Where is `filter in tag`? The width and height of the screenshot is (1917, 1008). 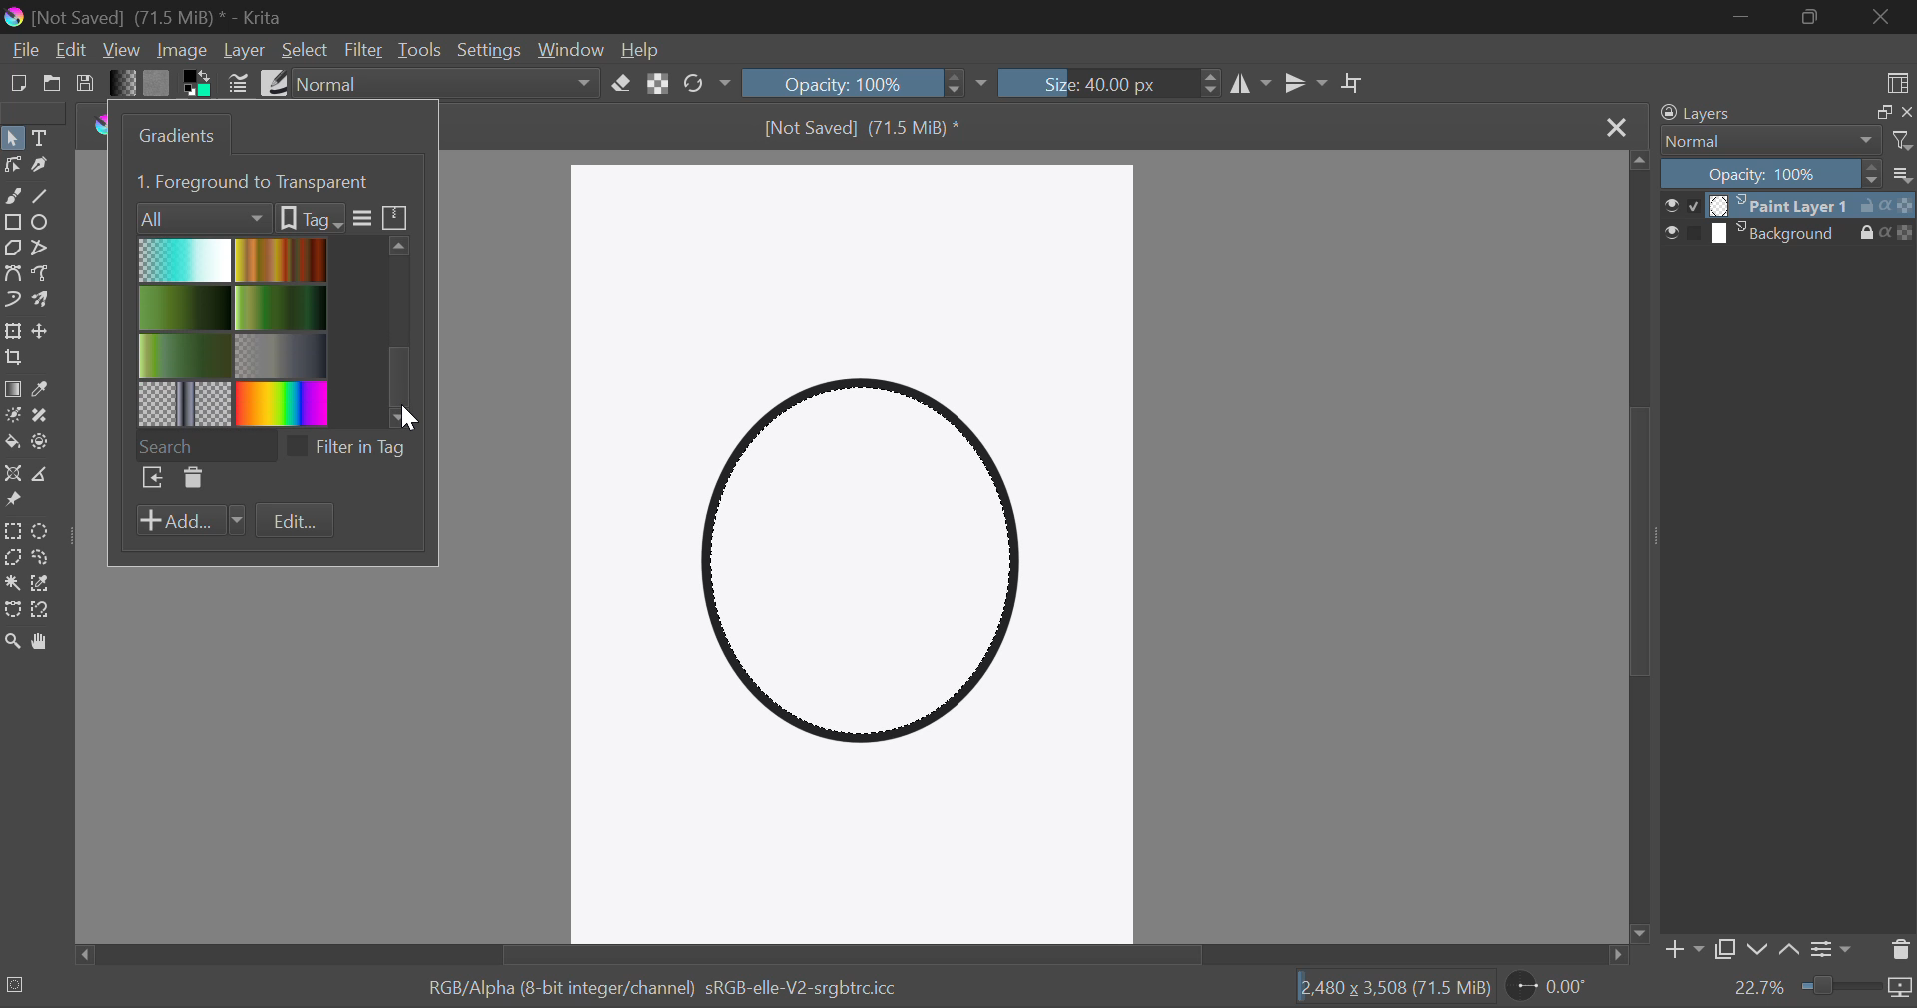 filter in tag is located at coordinates (362, 448).